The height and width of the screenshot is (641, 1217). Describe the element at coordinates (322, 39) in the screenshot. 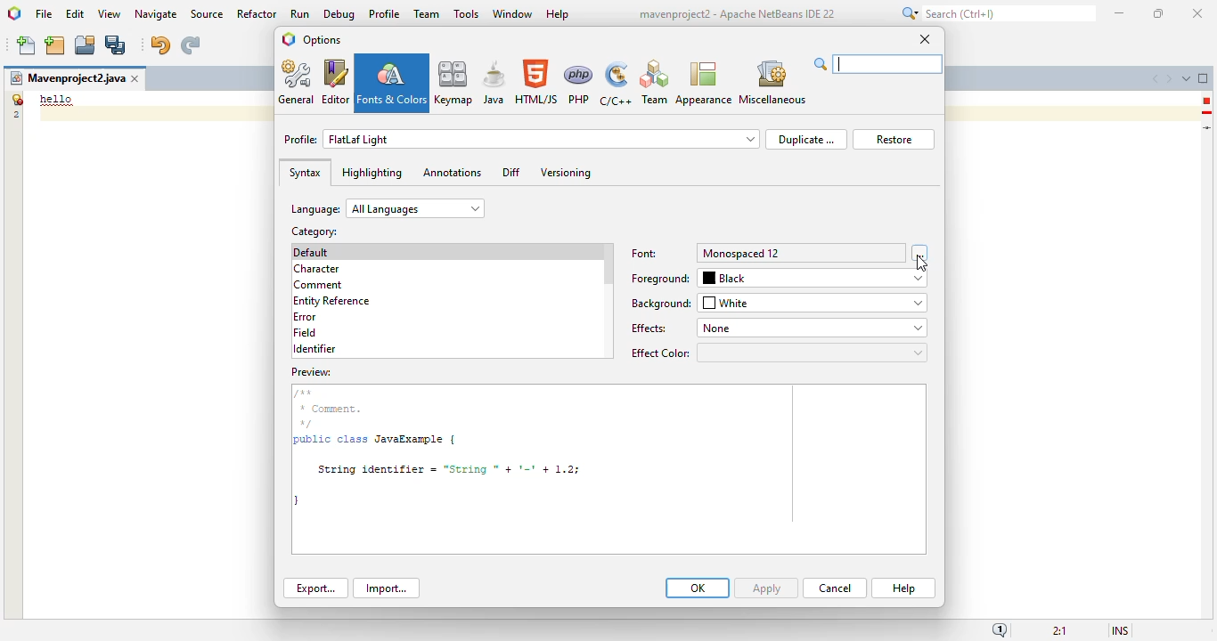

I see `options` at that location.